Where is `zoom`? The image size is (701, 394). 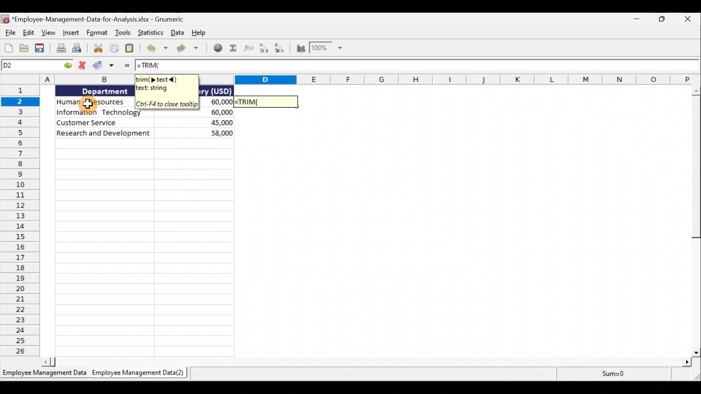 zoom is located at coordinates (331, 49).